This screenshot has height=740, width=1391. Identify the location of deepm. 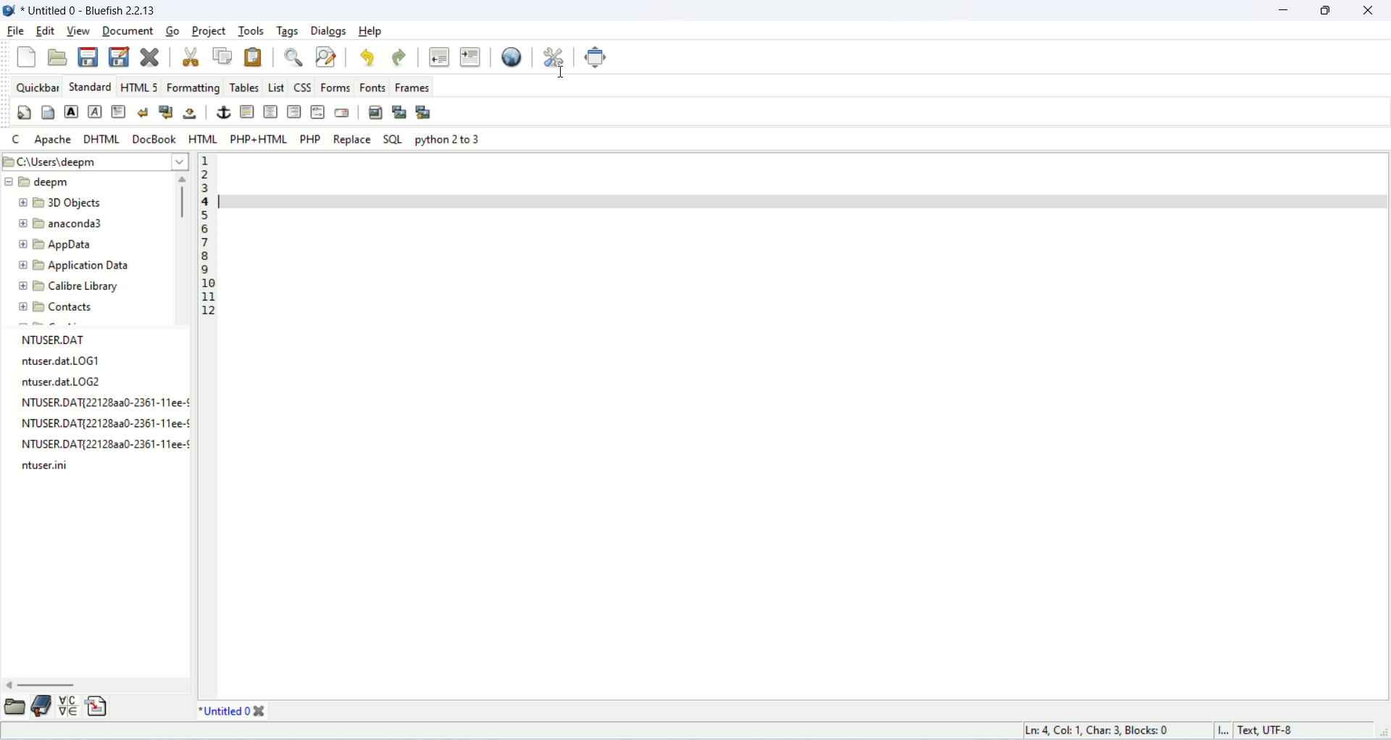
(40, 182).